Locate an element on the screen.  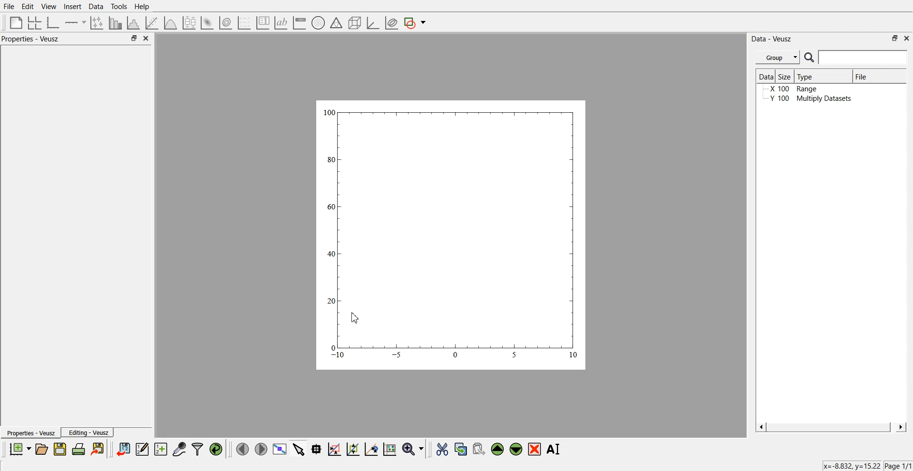
3d graph is located at coordinates (372, 23).